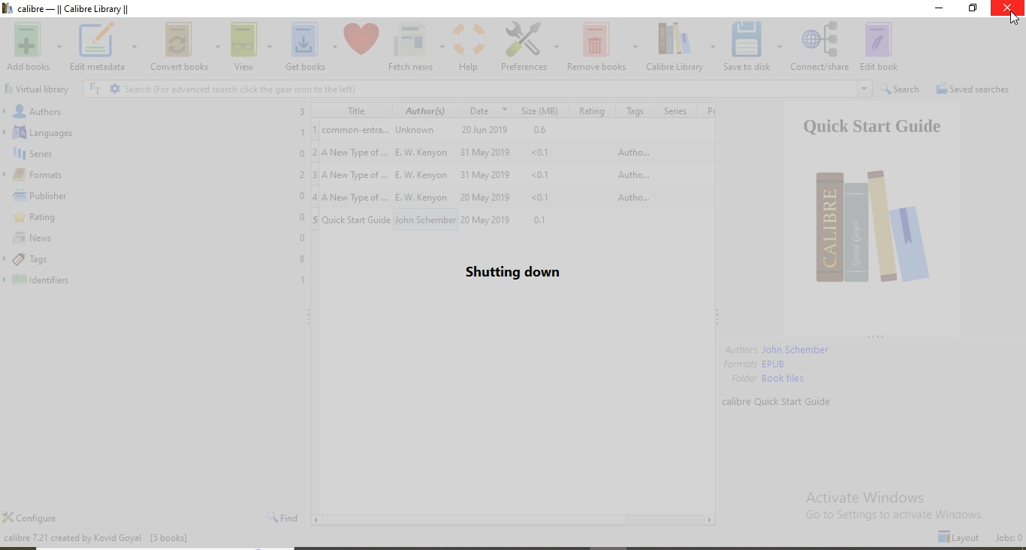  Describe the element at coordinates (417, 47) in the screenshot. I see `Fetch news` at that location.